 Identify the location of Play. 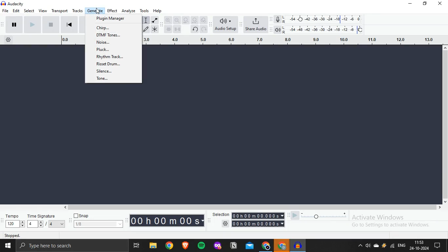
(11, 25).